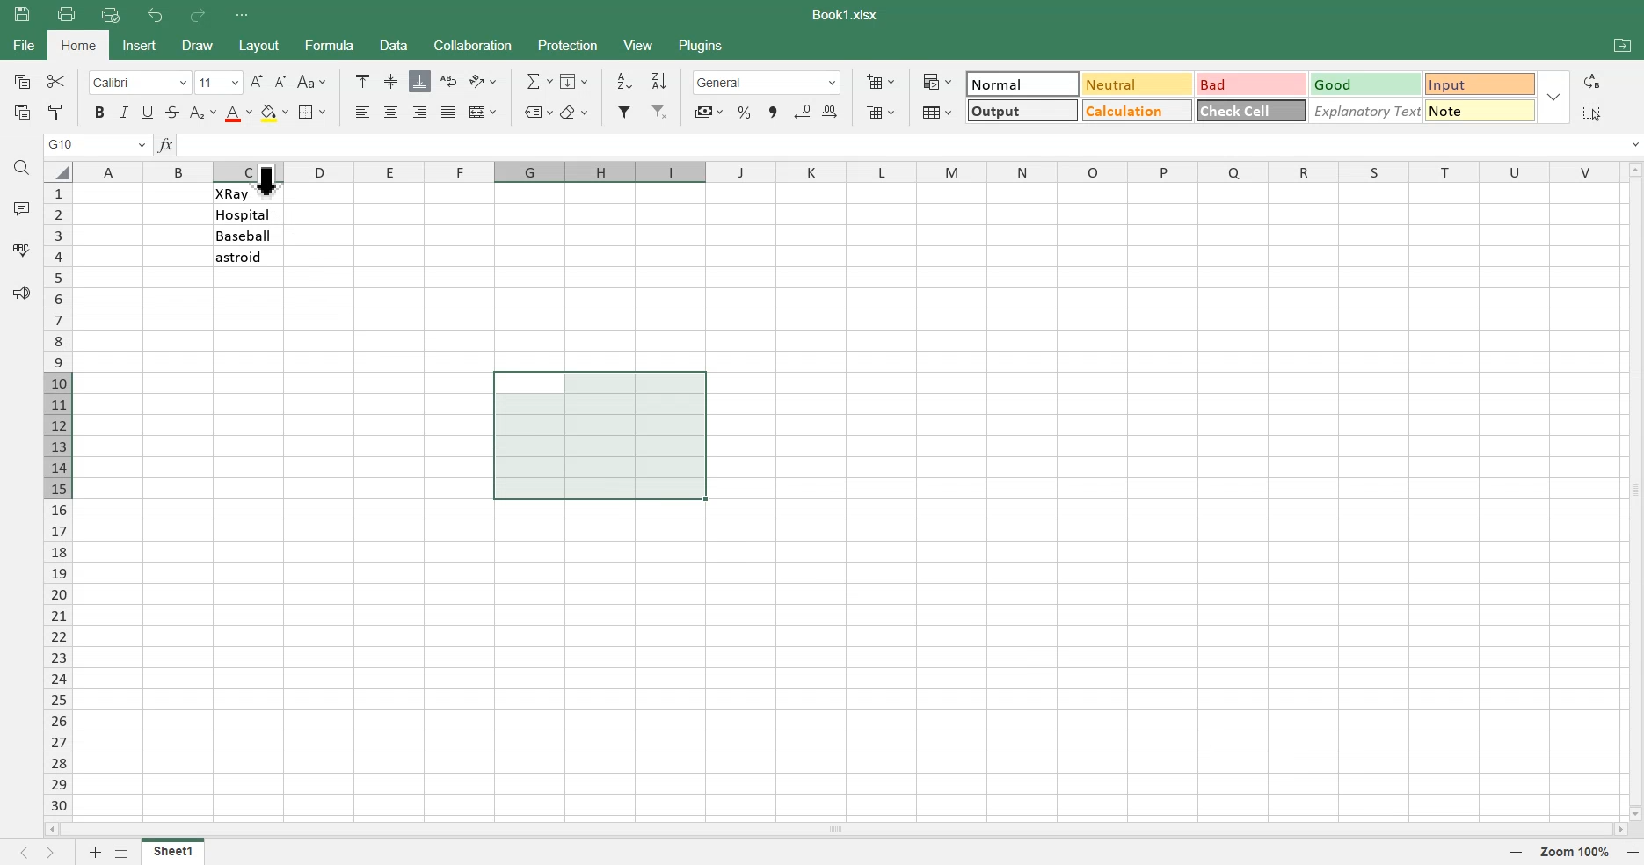 This screenshot has width=1644, height=865. I want to click on hospital, so click(246, 215).